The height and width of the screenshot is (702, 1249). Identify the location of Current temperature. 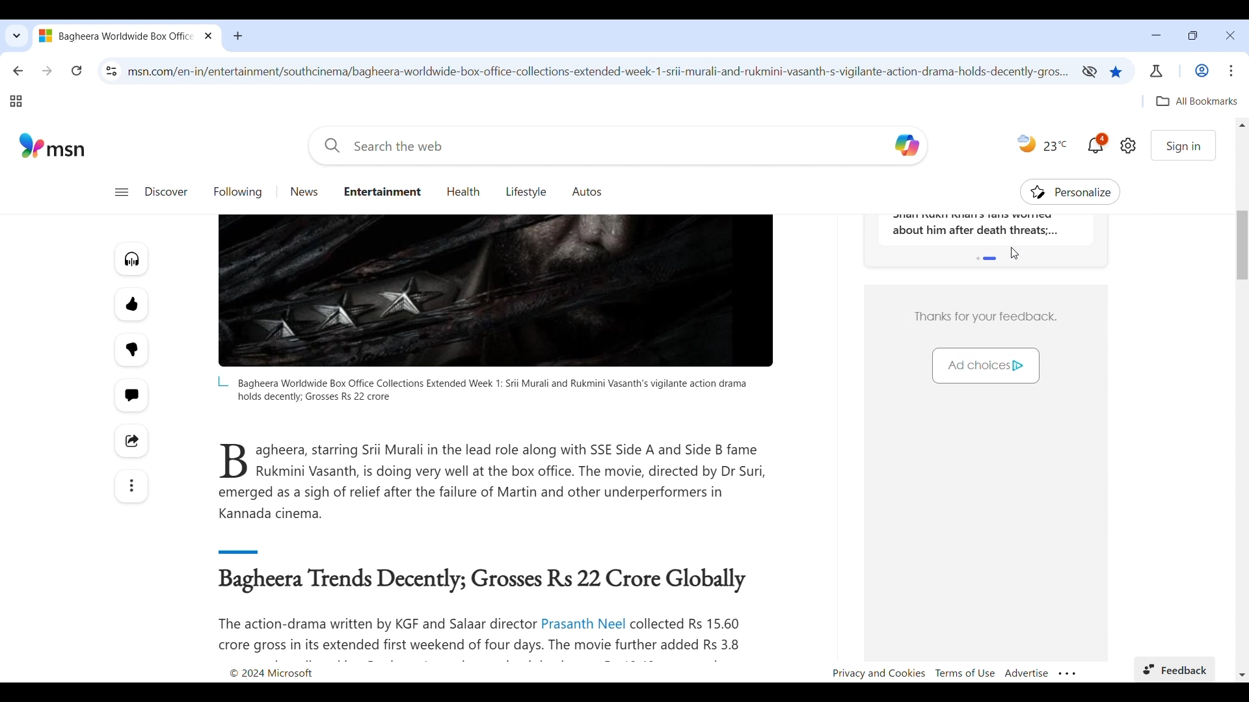
(1056, 146).